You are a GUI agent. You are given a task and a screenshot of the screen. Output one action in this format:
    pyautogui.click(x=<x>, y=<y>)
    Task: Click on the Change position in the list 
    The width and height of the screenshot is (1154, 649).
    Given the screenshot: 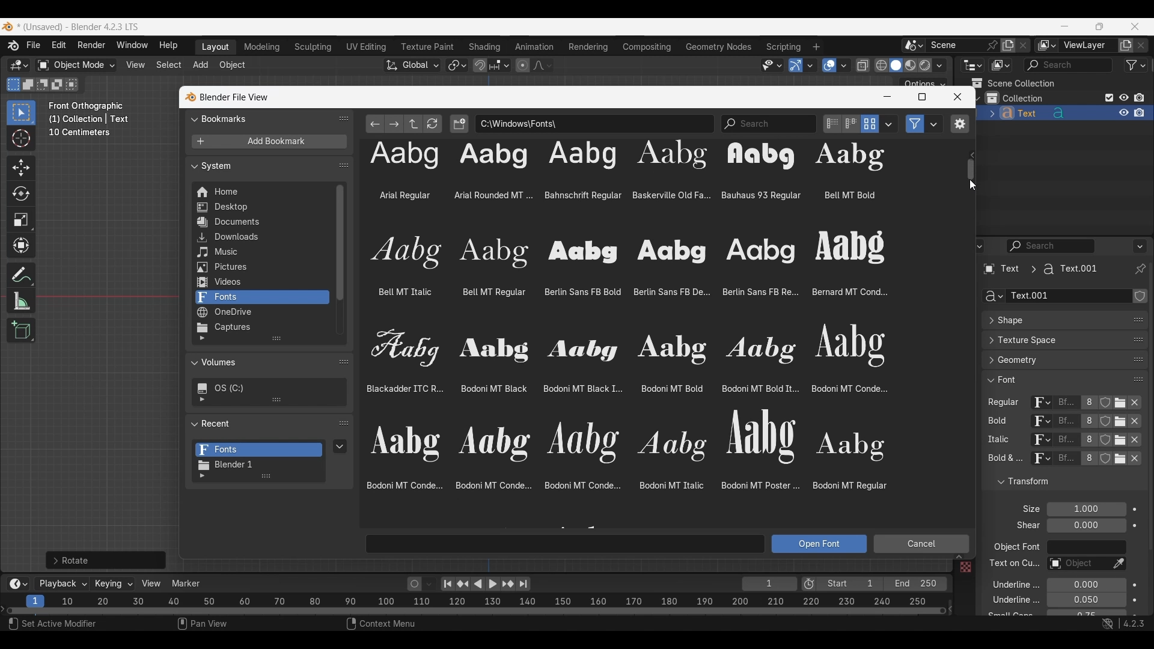 What is the action you would take?
    pyautogui.click(x=1138, y=377)
    